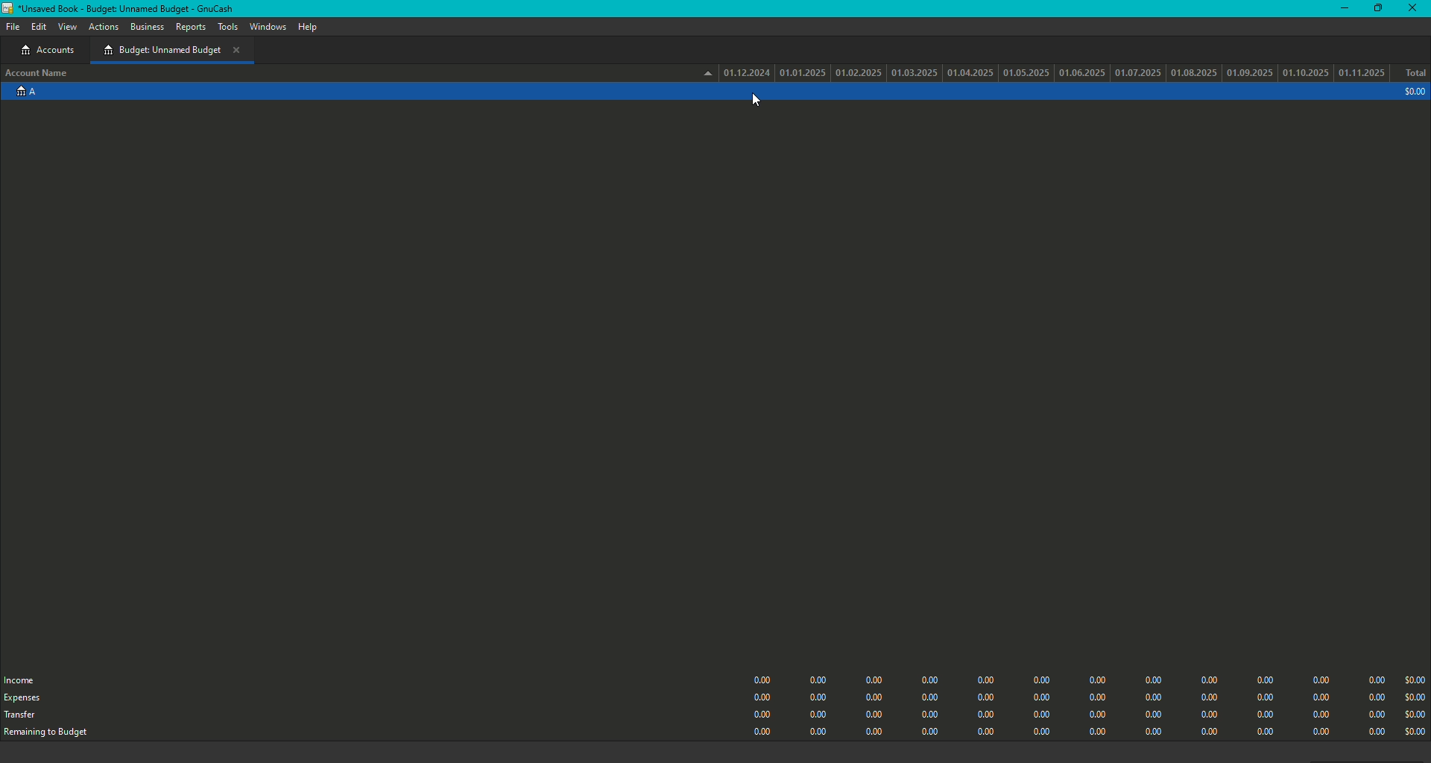 Image resolution: width=1431 pixels, height=763 pixels. I want to click on Close, so click(1415, 8).